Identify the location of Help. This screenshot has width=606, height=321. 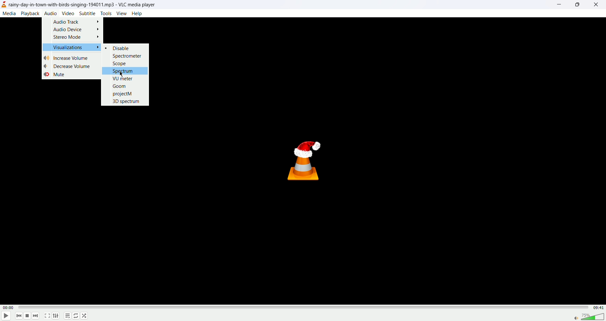
(137, 13).